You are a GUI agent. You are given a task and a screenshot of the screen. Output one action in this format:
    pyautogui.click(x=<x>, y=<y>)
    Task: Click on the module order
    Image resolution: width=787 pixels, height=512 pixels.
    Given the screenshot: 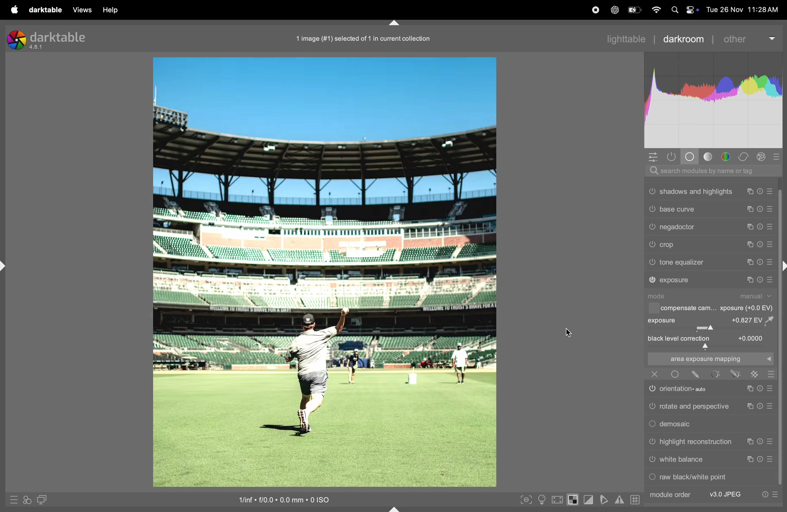 What is the action you would take?
    pyautogui.click(x=669, y=495)
    